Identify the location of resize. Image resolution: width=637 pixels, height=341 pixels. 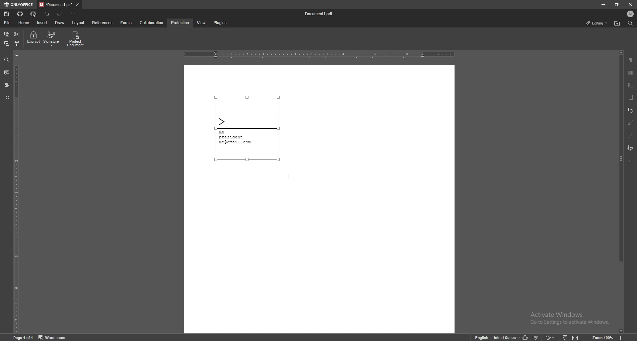
(617, 4).